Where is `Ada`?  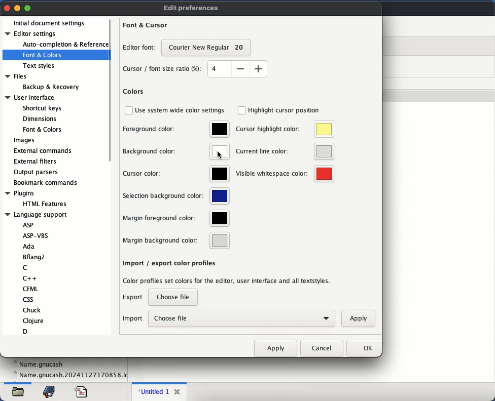 Ada is located at coordinates (29, 247).